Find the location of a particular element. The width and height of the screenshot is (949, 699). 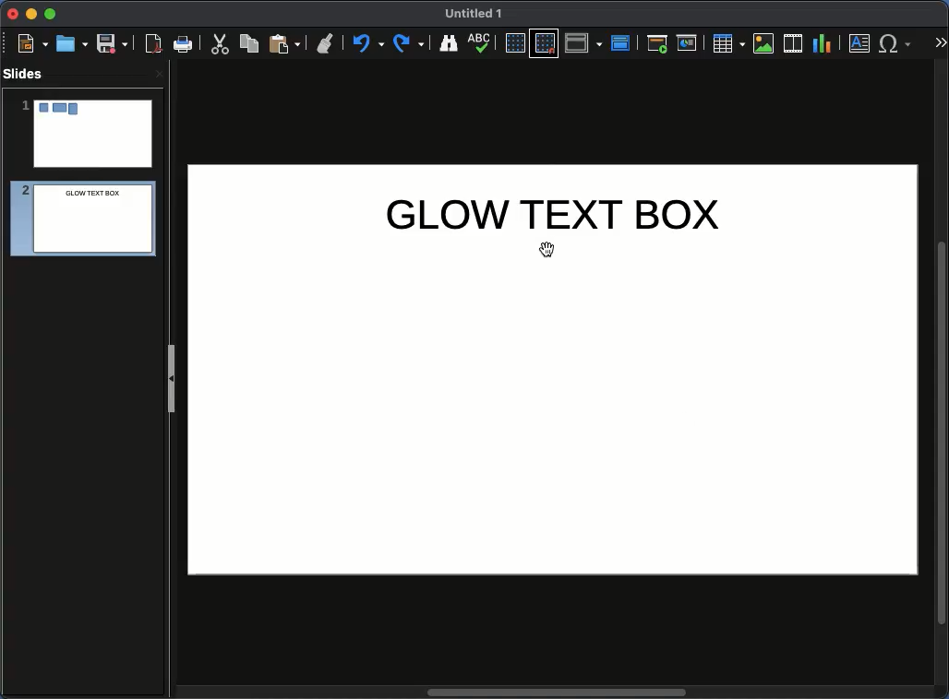

Close is located at coordinates (159, 73).